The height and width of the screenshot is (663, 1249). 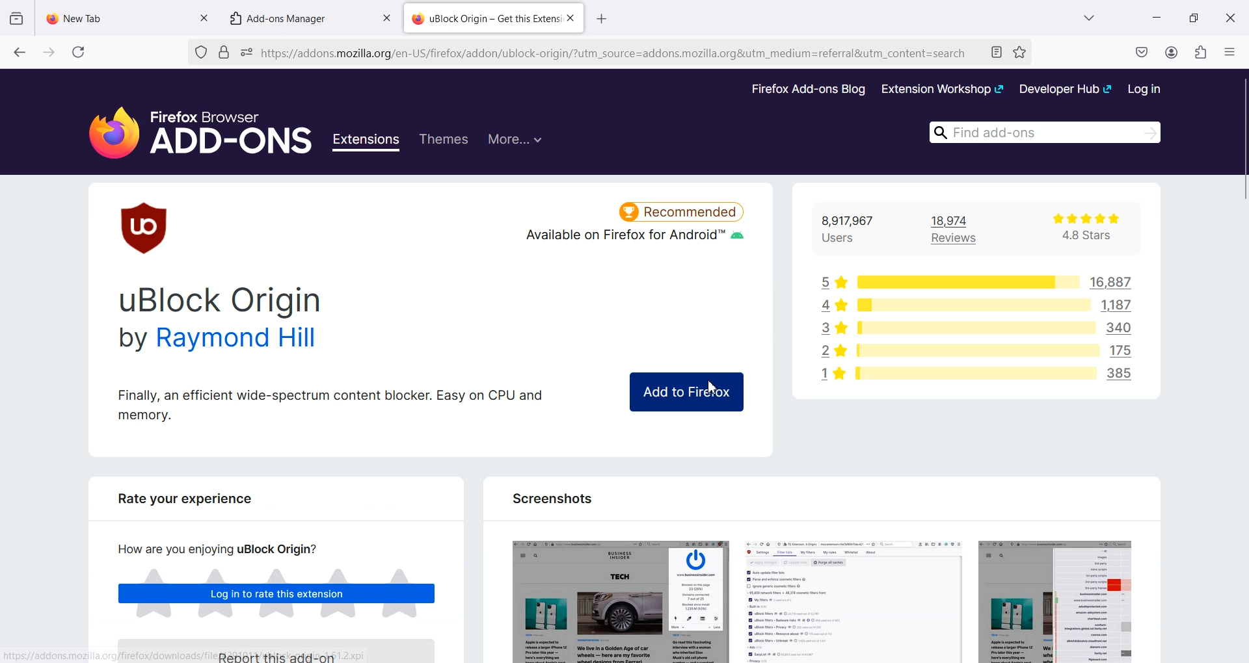 I want to click on Cursor, so click(x=715, y=386).